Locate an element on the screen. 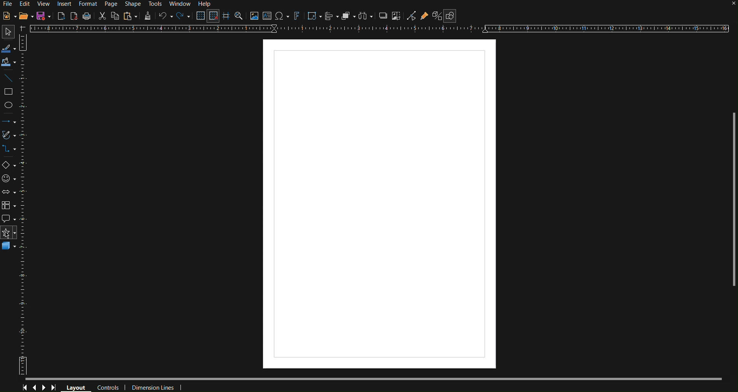 Image resolution: width=738 pixels, height=392 pixels. Window is located at coordinates (180, 3).